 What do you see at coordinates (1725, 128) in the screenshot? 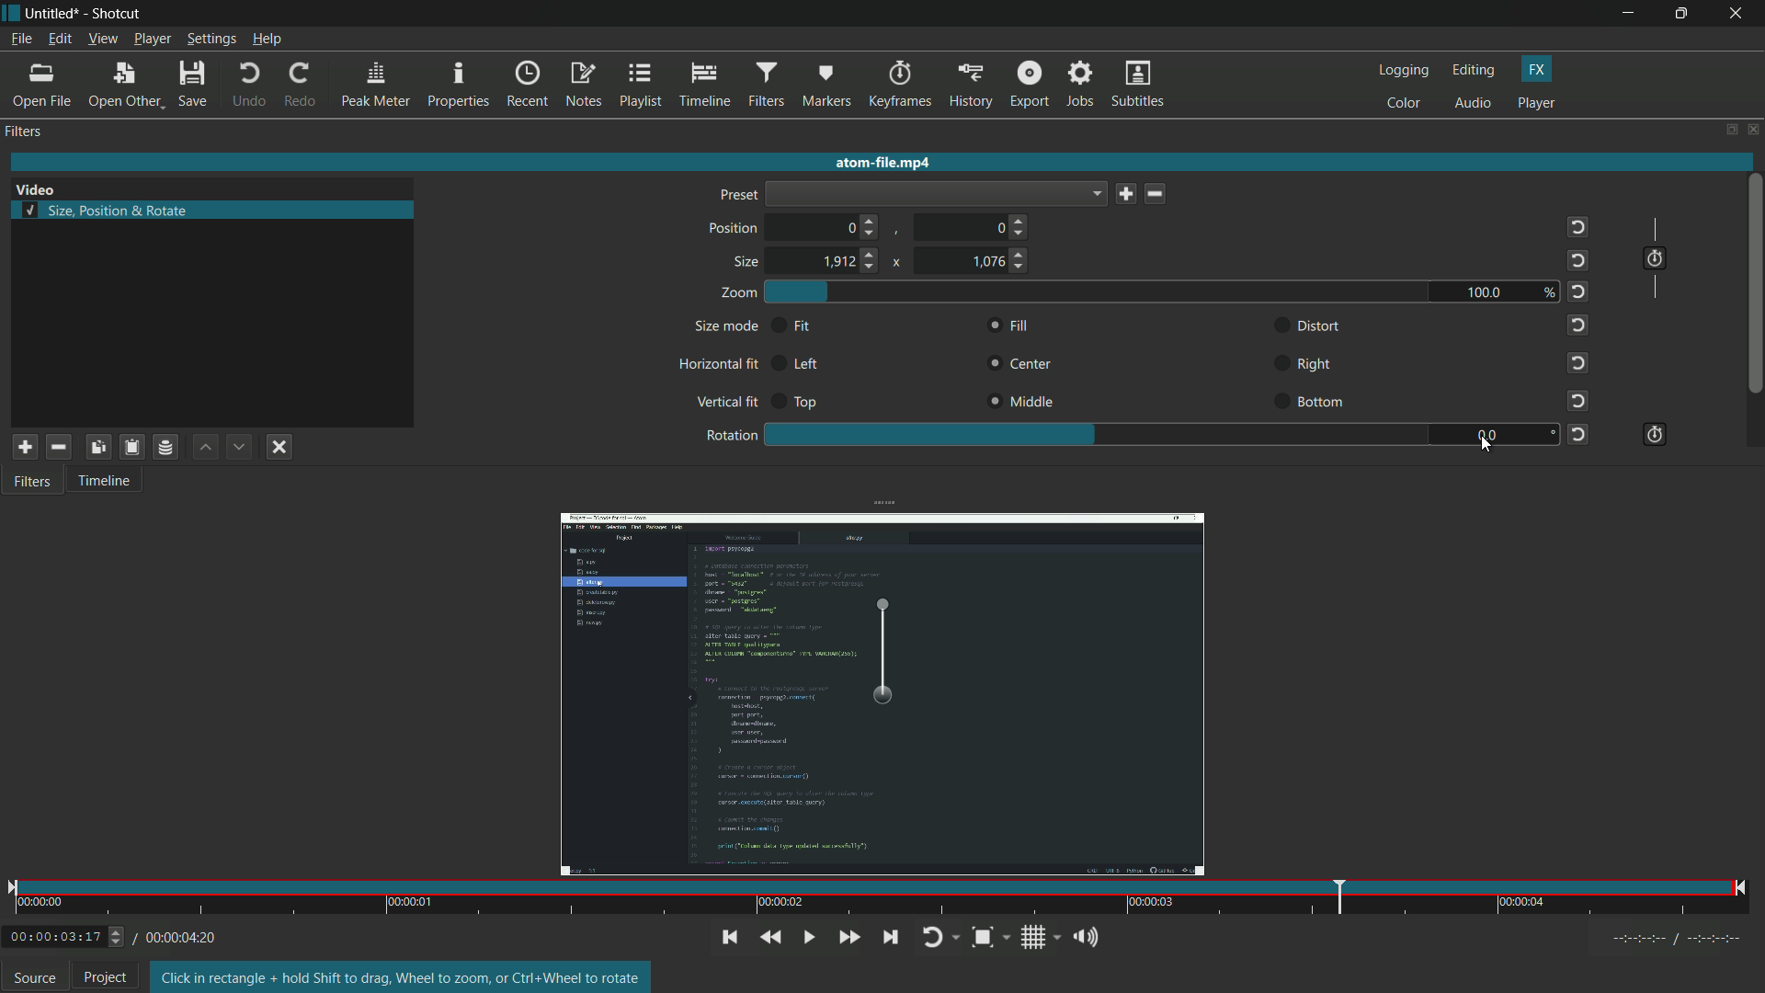
I see `change layout` at bounding box center [1725, 128].